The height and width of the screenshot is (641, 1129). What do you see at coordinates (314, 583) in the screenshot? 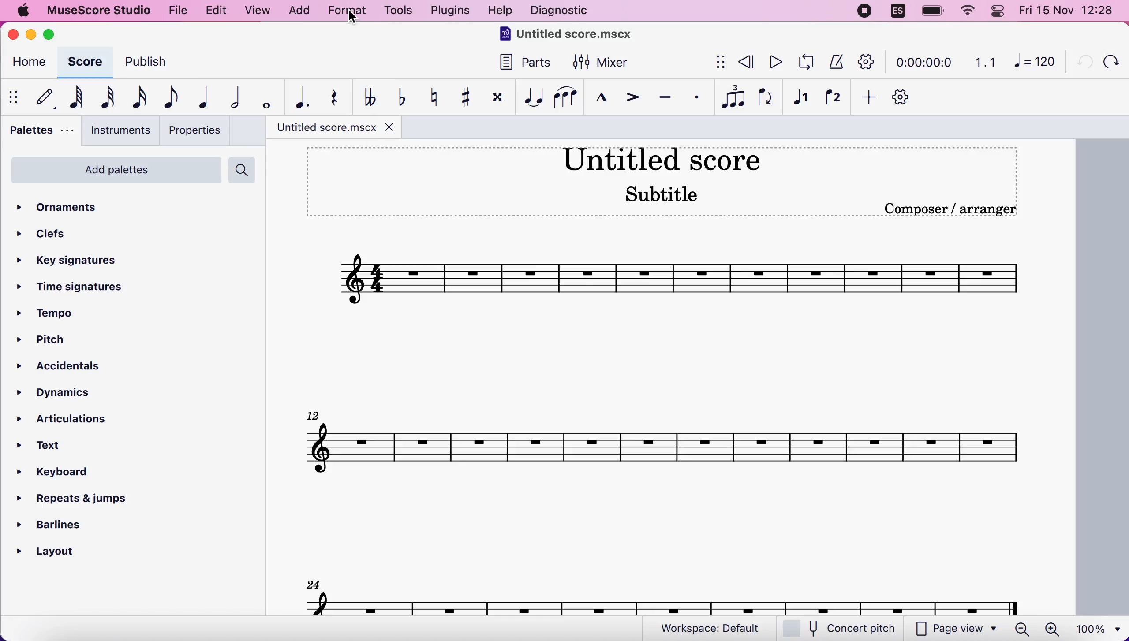
I see `24` at bounding box center [314, 583].